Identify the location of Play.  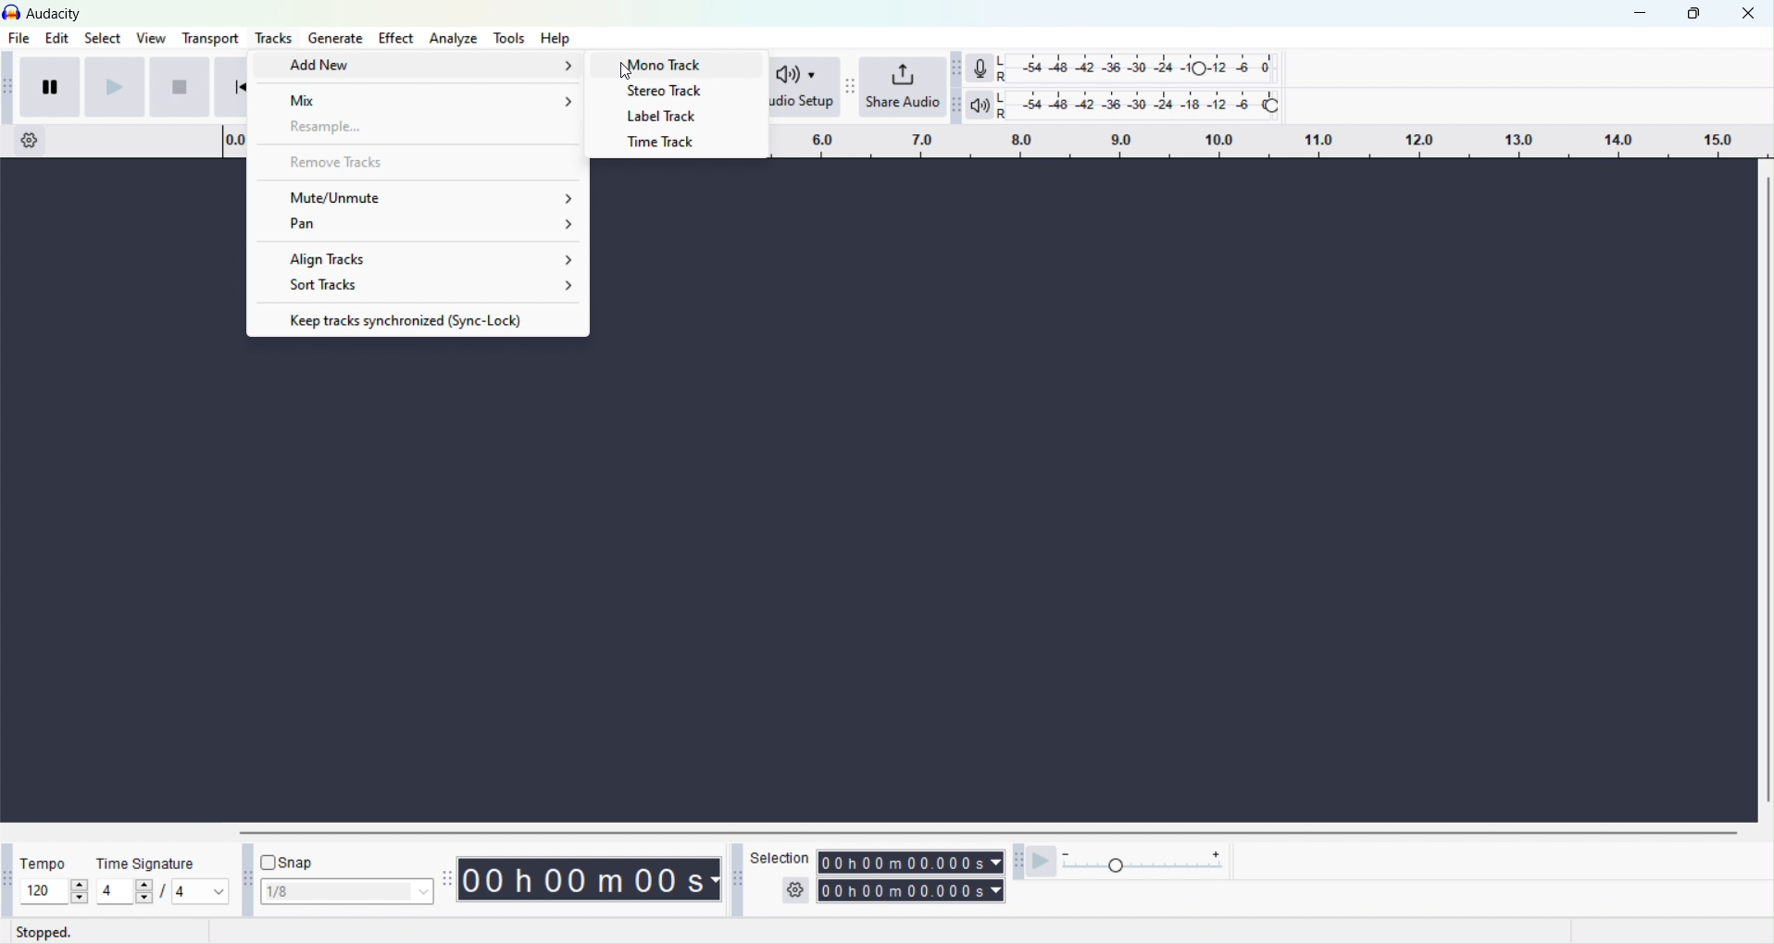
(115, 86).